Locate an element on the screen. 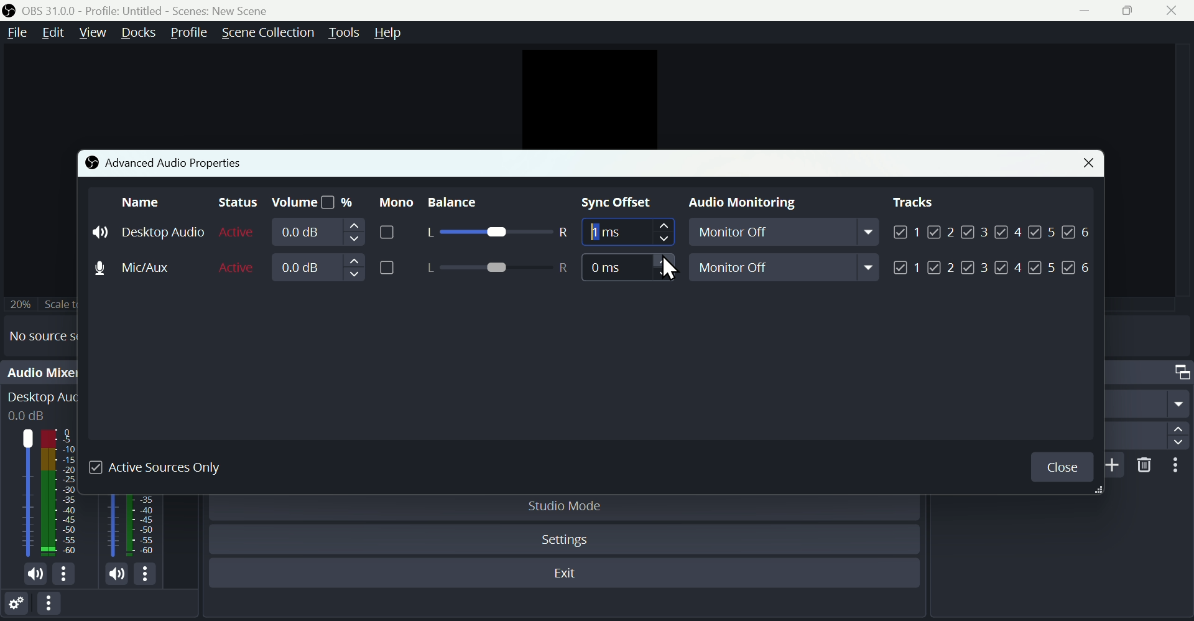  Volume is located at coordinates (338, 232).